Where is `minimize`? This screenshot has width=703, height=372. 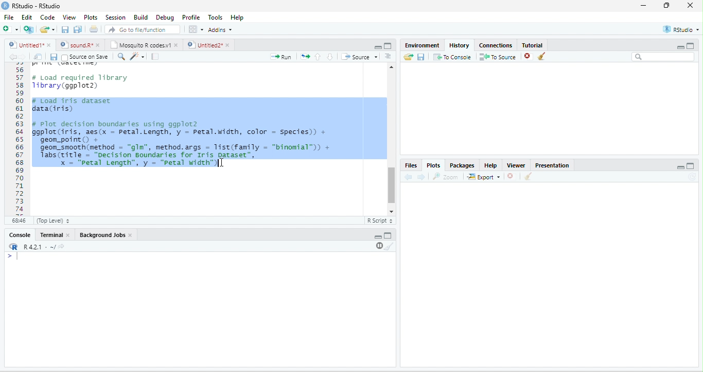
minimize is located at coordinates (378, 237).